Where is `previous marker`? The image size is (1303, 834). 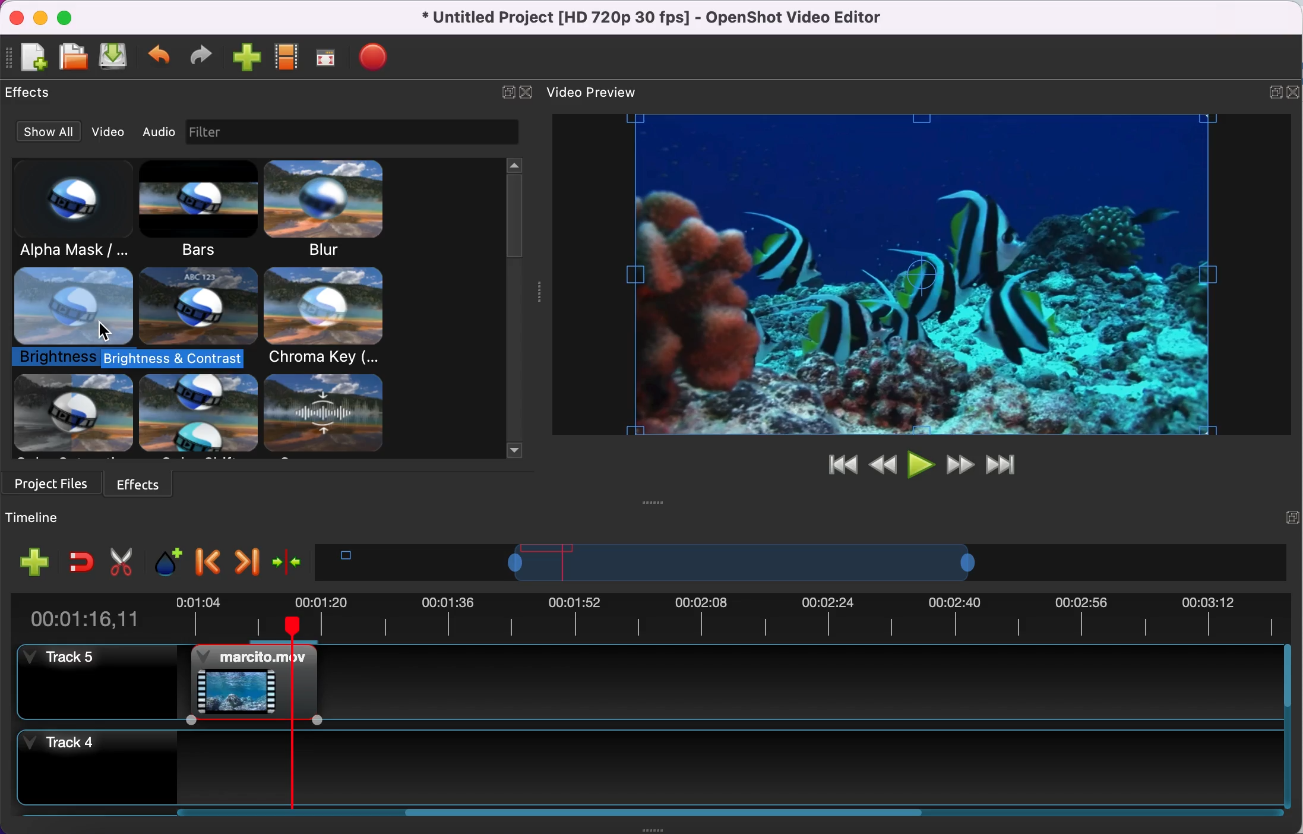
previous marker is located at coordinates (207, 560).